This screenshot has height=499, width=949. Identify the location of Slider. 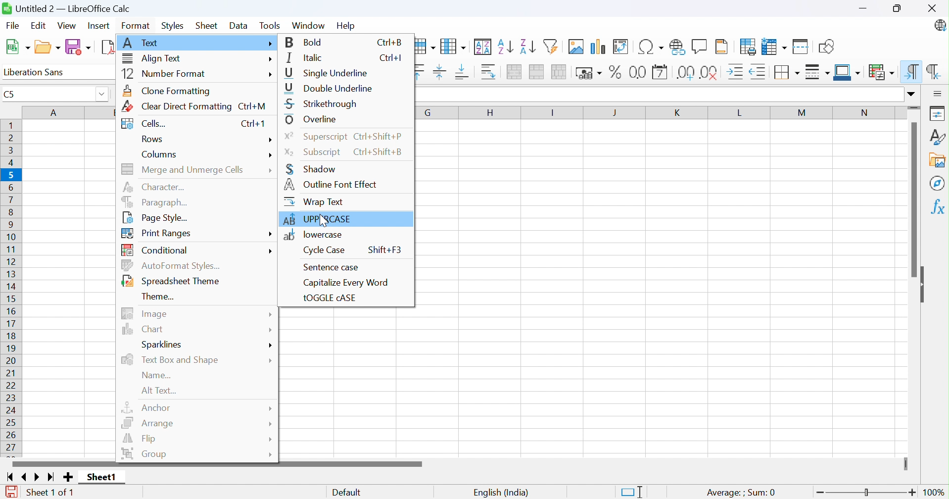
(913, 108).